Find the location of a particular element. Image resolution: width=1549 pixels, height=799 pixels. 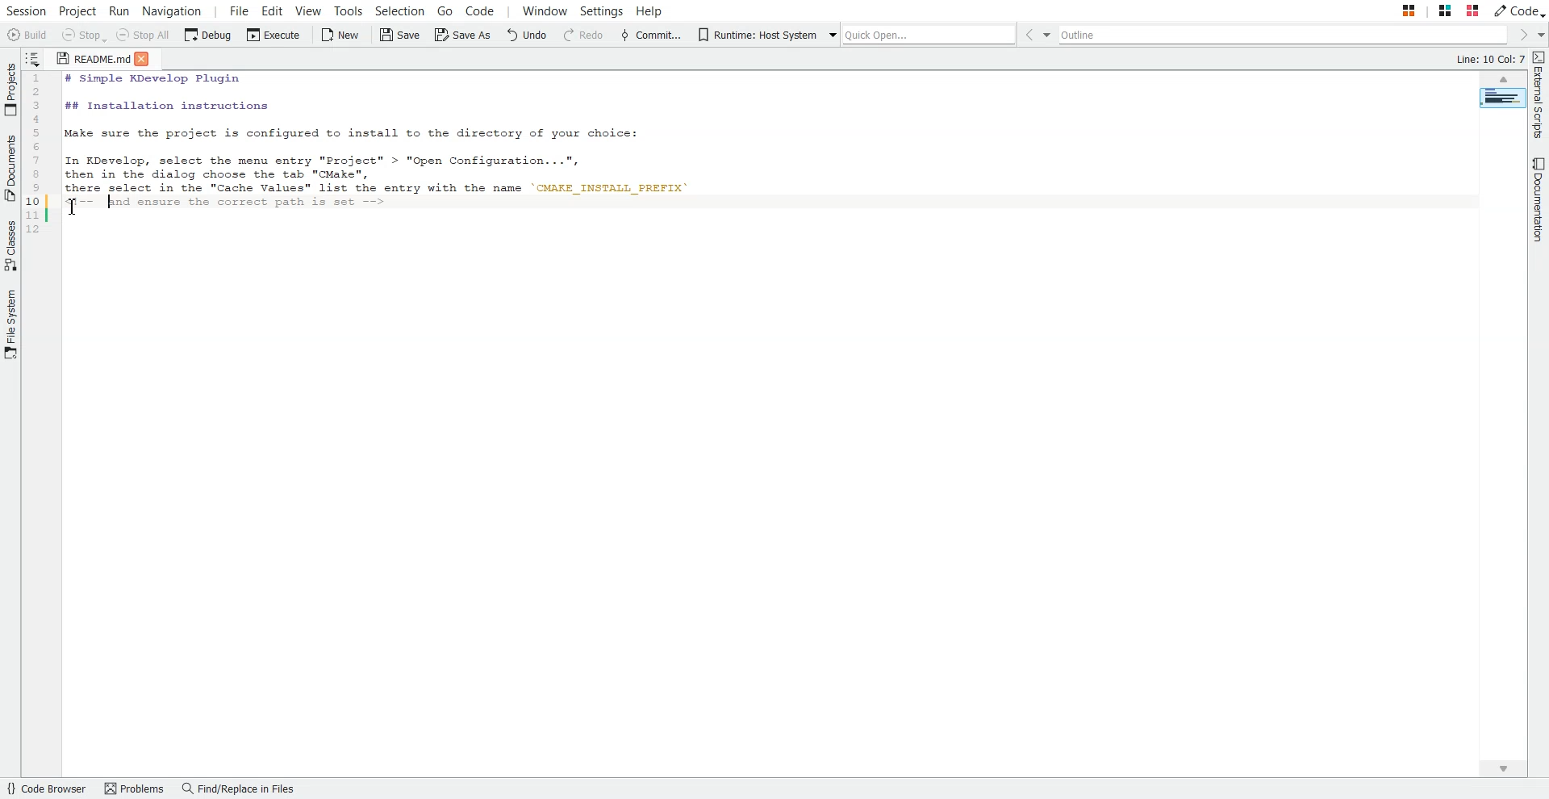

Stack is located at coordinates (1428, 10).